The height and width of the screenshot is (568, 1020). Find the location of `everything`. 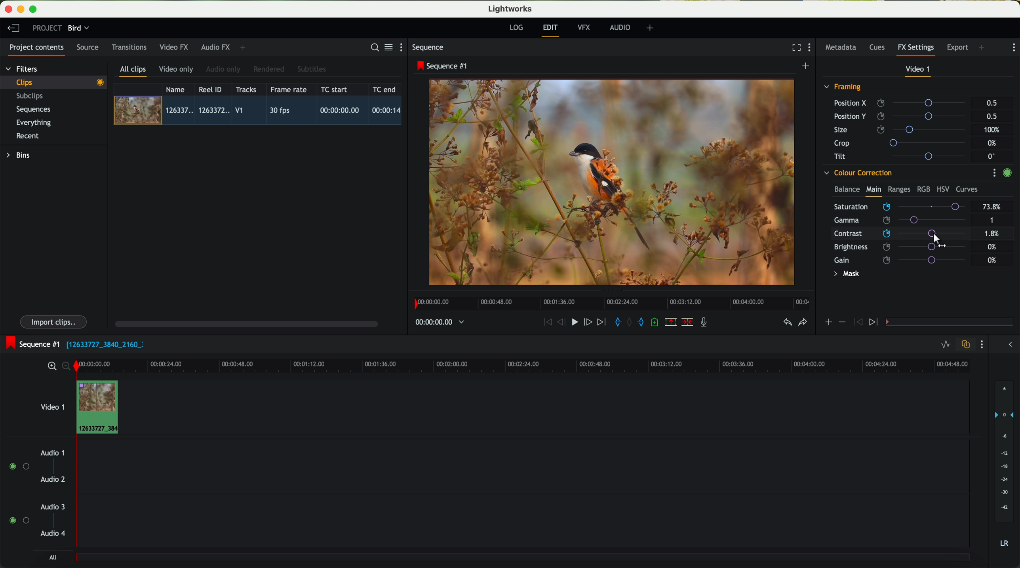

everything is located at coordinates (34, 123).